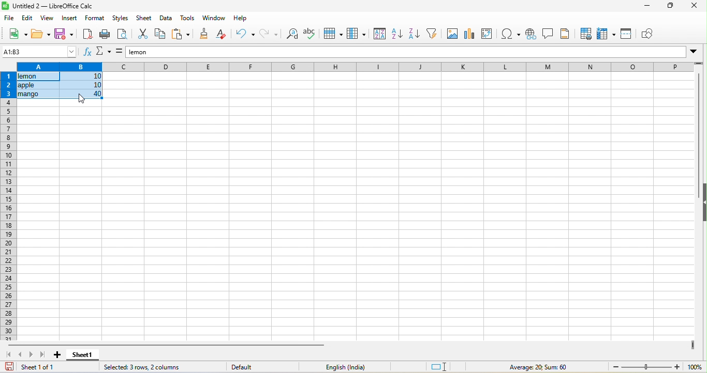 This screenshot has width=707, height=373. I want to click on text language, so click(331, 367).